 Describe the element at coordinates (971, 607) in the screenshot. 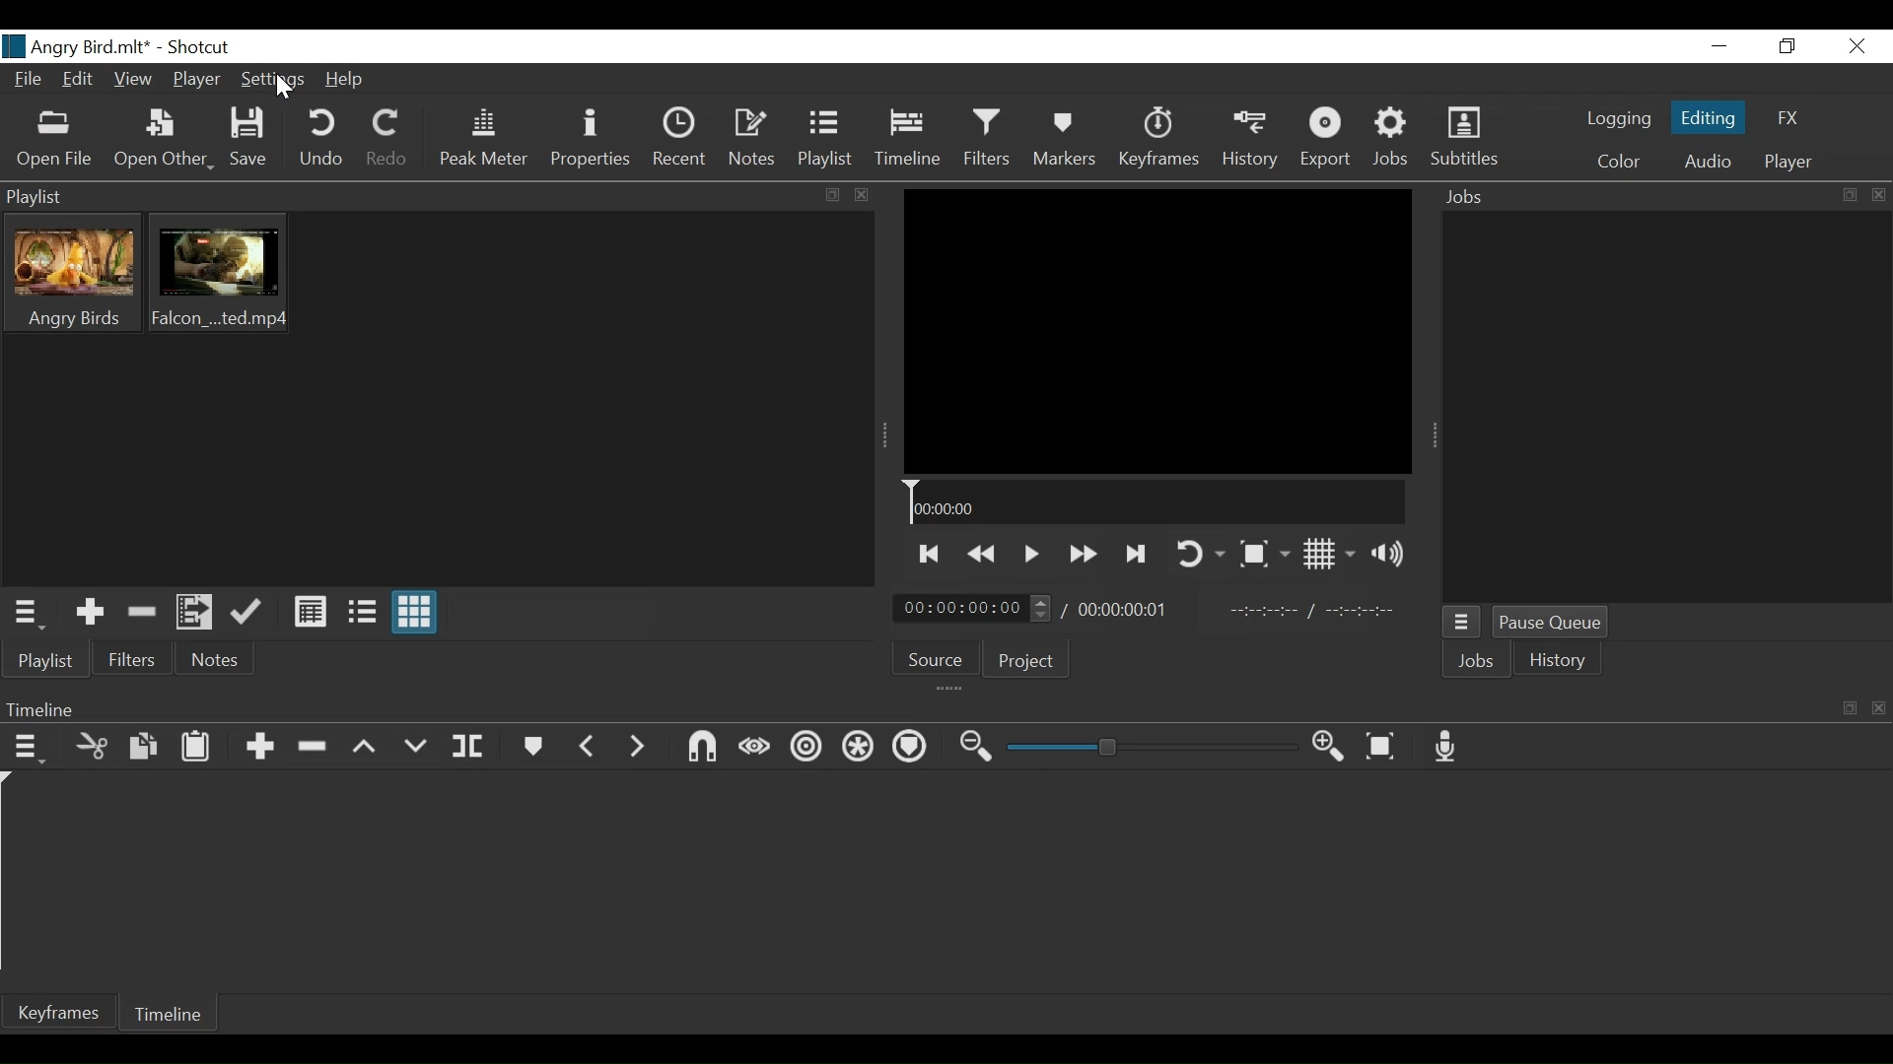

I see `Current Position` at that location.